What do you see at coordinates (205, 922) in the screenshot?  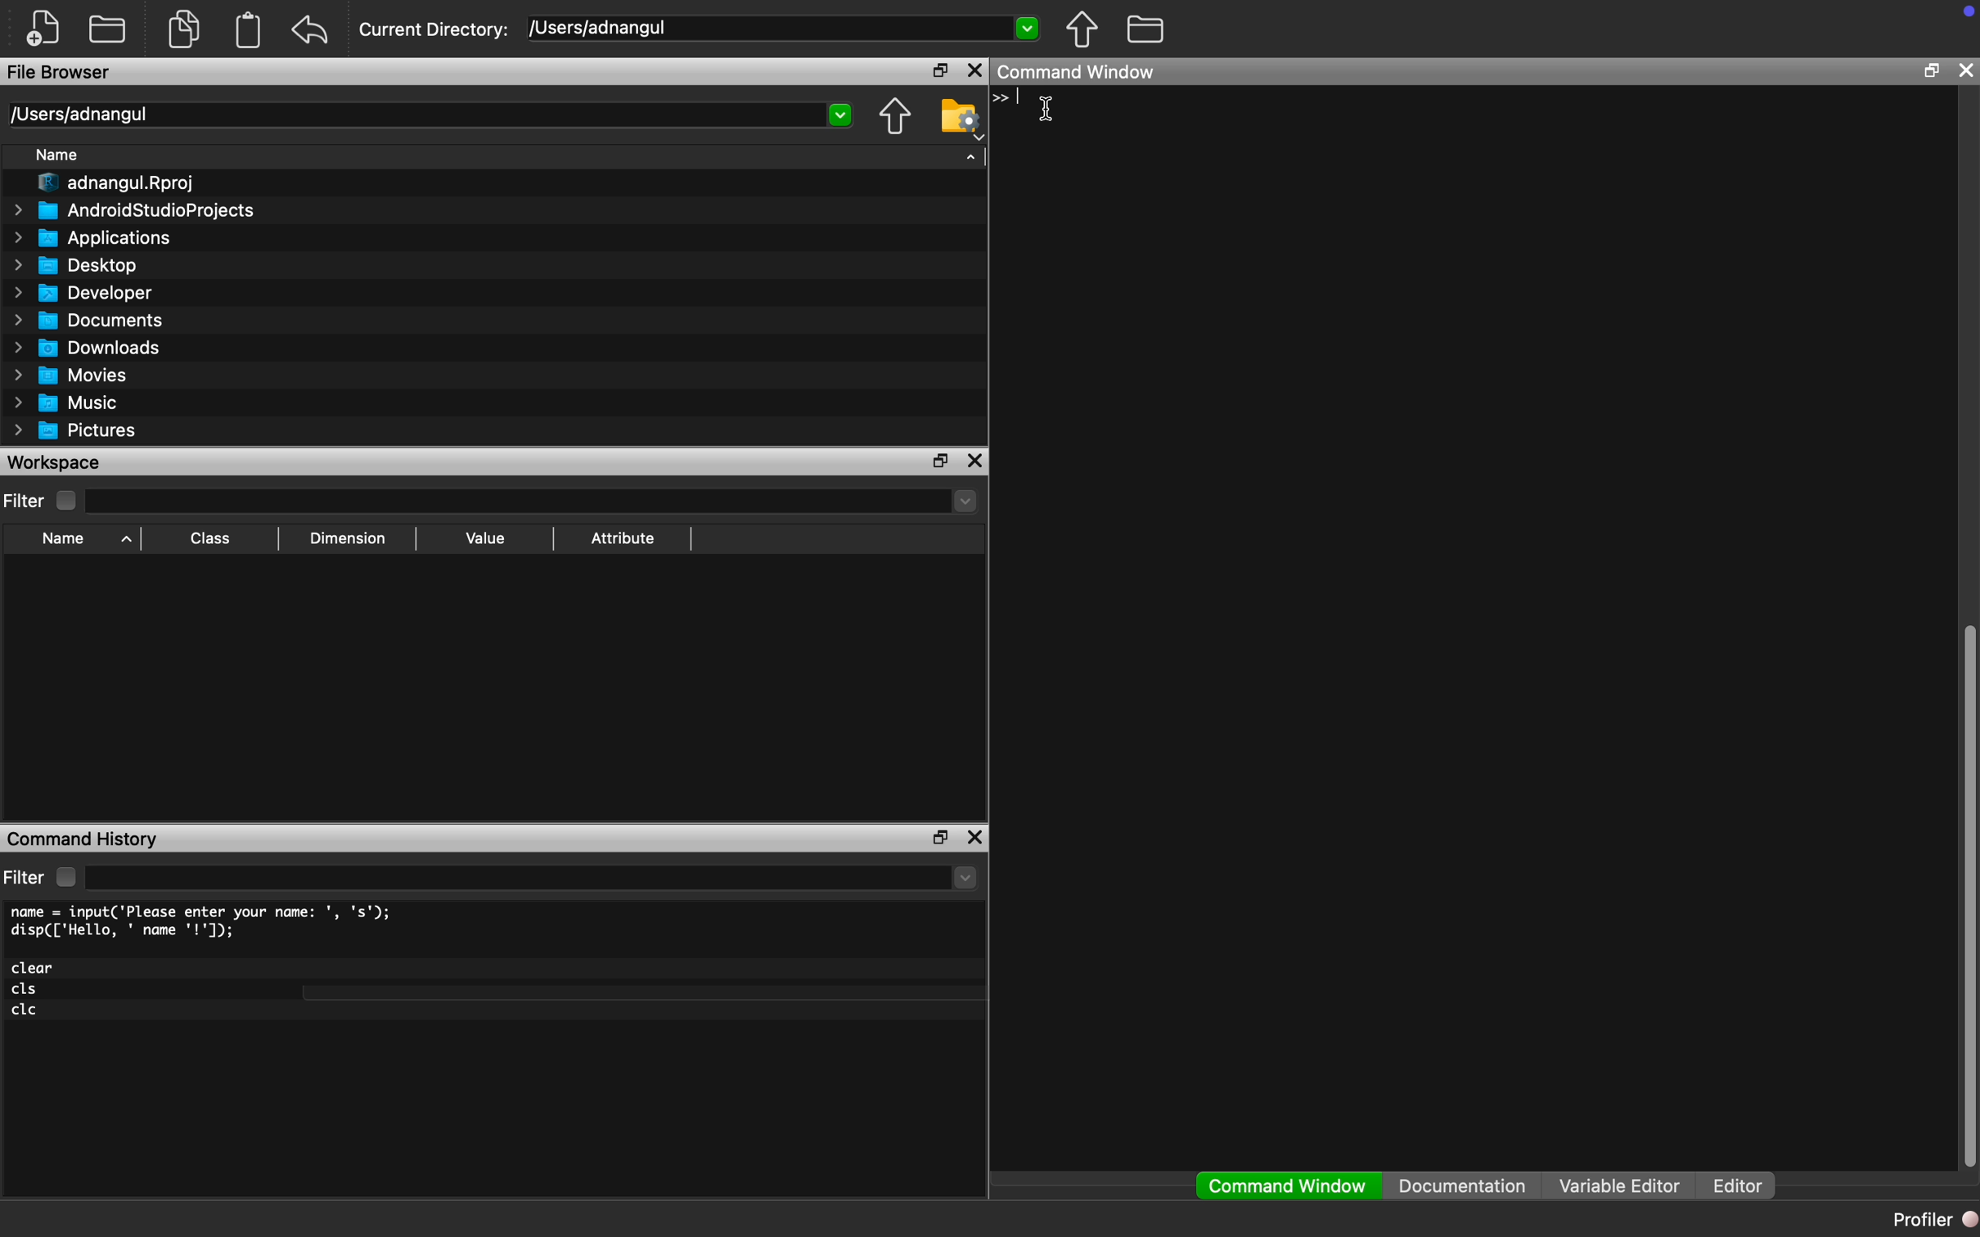 I see `name = input('Please enter your name: ', 's');
disp(['Hello, ' name '!']);` at bounding box center [205, 922].